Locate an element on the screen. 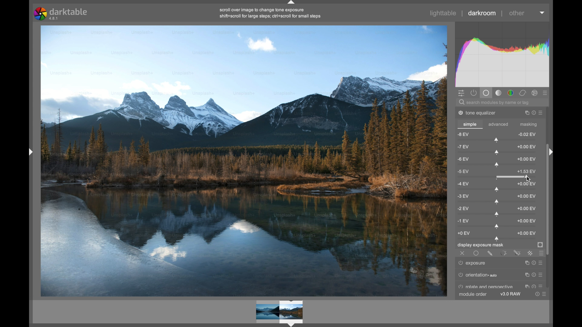 The height and width of the screenshot is (327, 582). presets is located at coordinates (546, 294).